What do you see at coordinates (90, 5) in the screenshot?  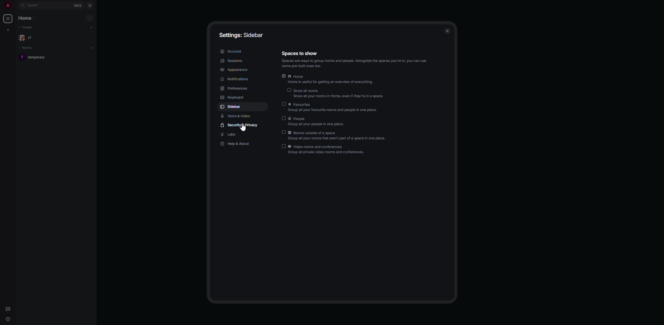 I see `navigator` at bounding box center [90, 5].